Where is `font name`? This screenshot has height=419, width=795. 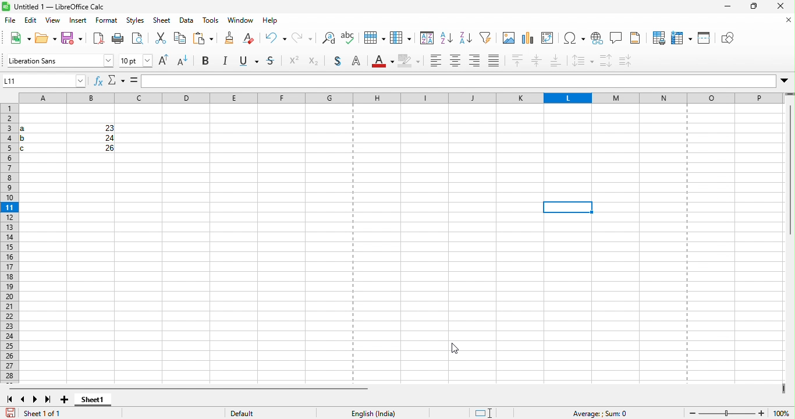
font name is located at coordinates (59, 61).